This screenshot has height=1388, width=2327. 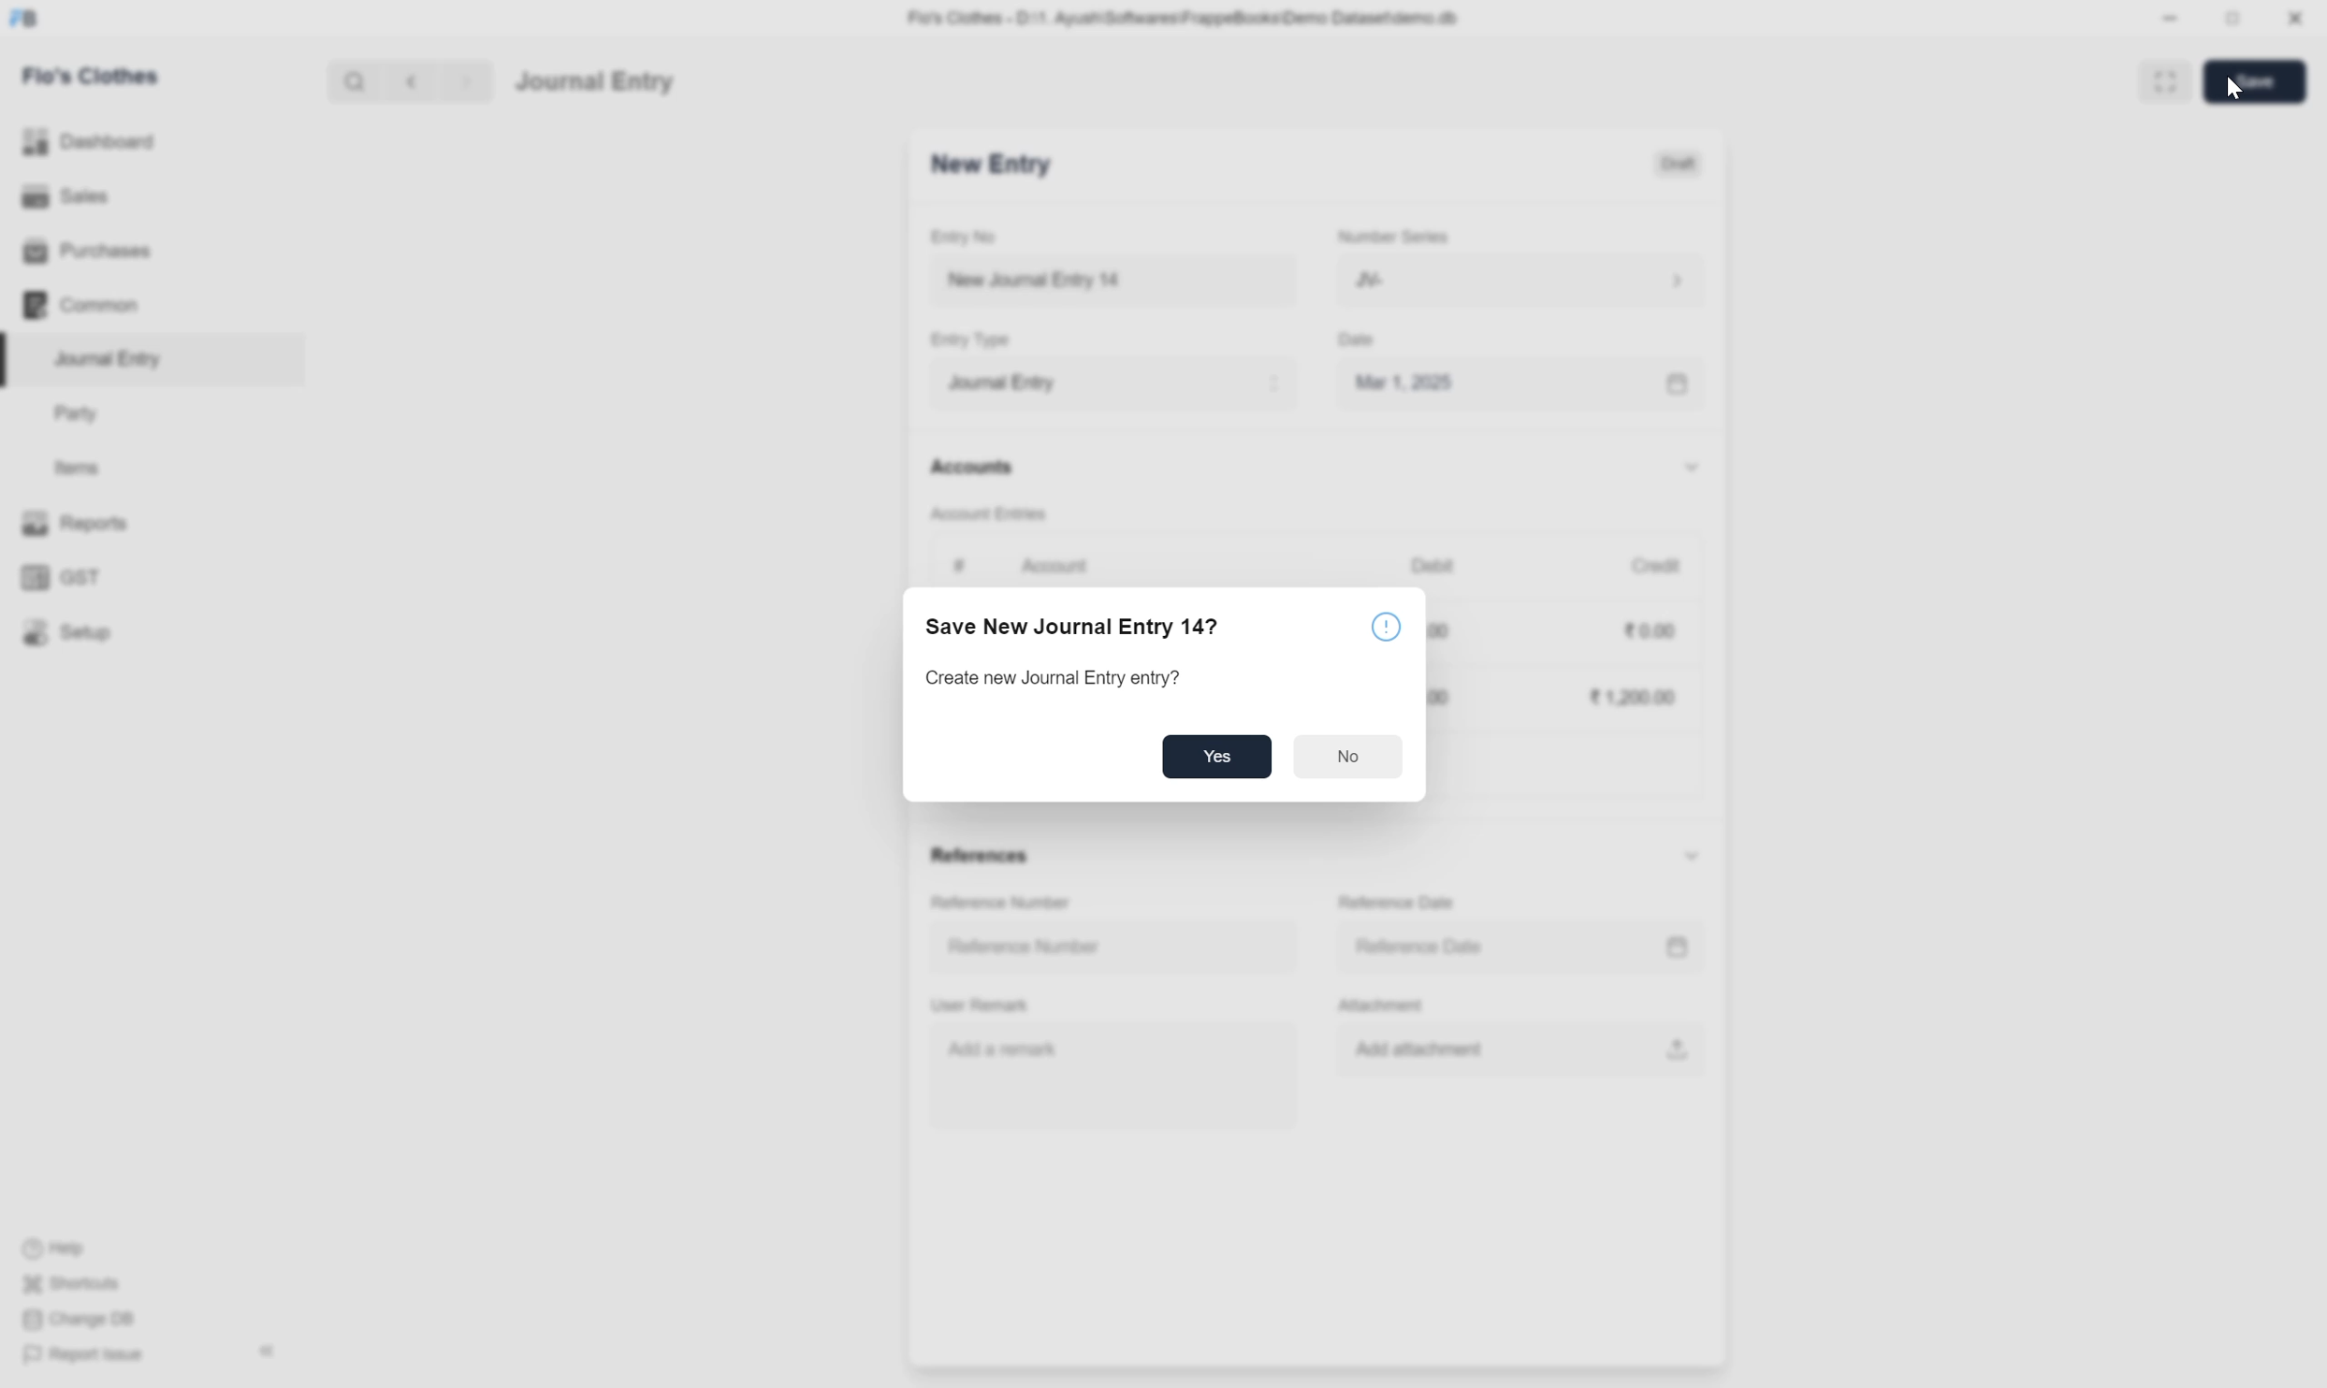 What do you see at coordinates (81, 415) in the screenshot?
I see `Party` at bounding box center [81, 415].